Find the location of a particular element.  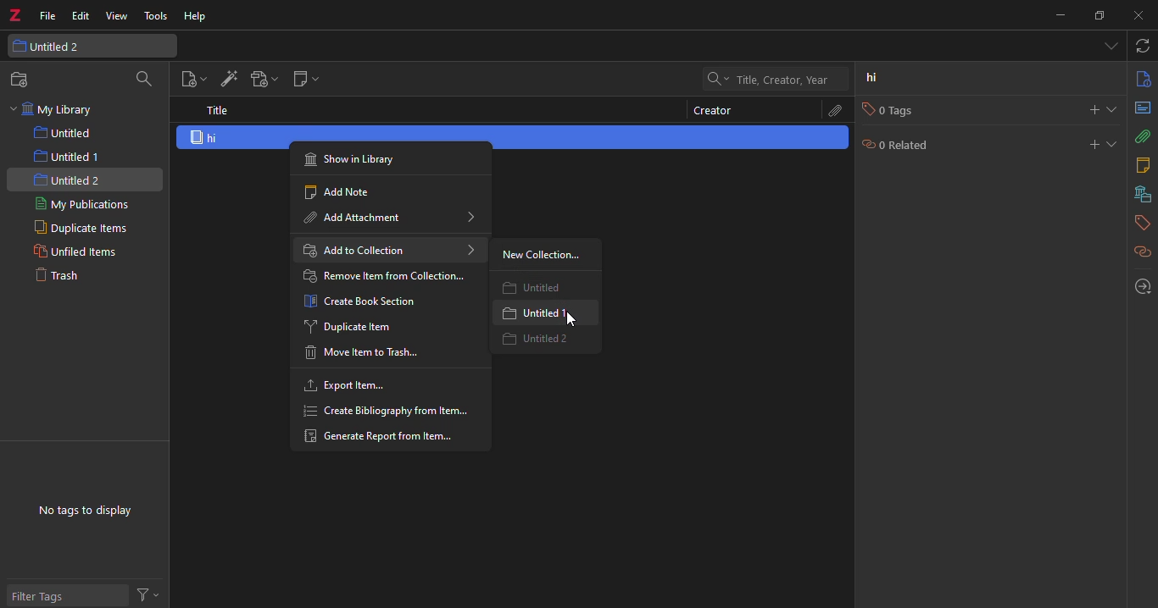

close is located at coordinates (1138, 14).